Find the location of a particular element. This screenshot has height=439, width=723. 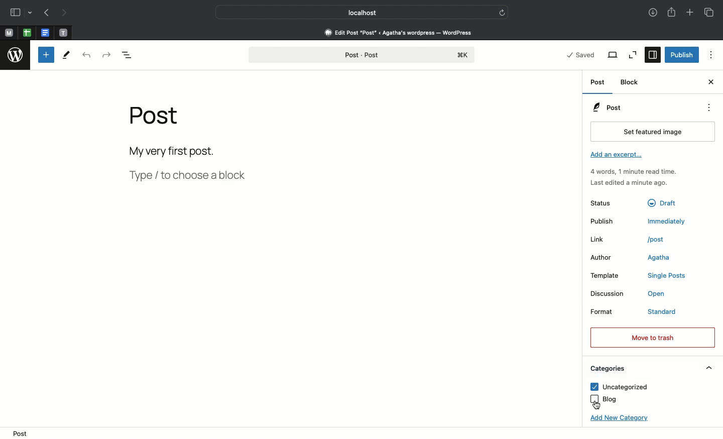

/post is located at coordinates (661, 239).